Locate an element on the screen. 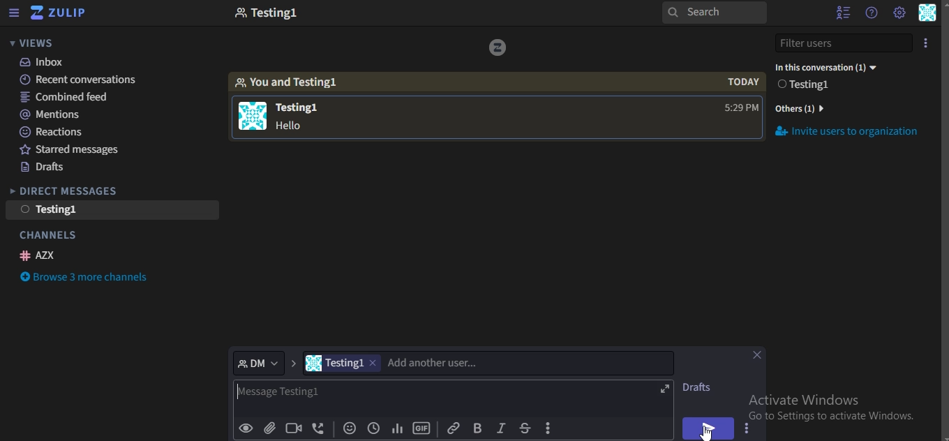 The height and width of the screenshot is (441, 949). inbox is located at coordinates (47, 62).